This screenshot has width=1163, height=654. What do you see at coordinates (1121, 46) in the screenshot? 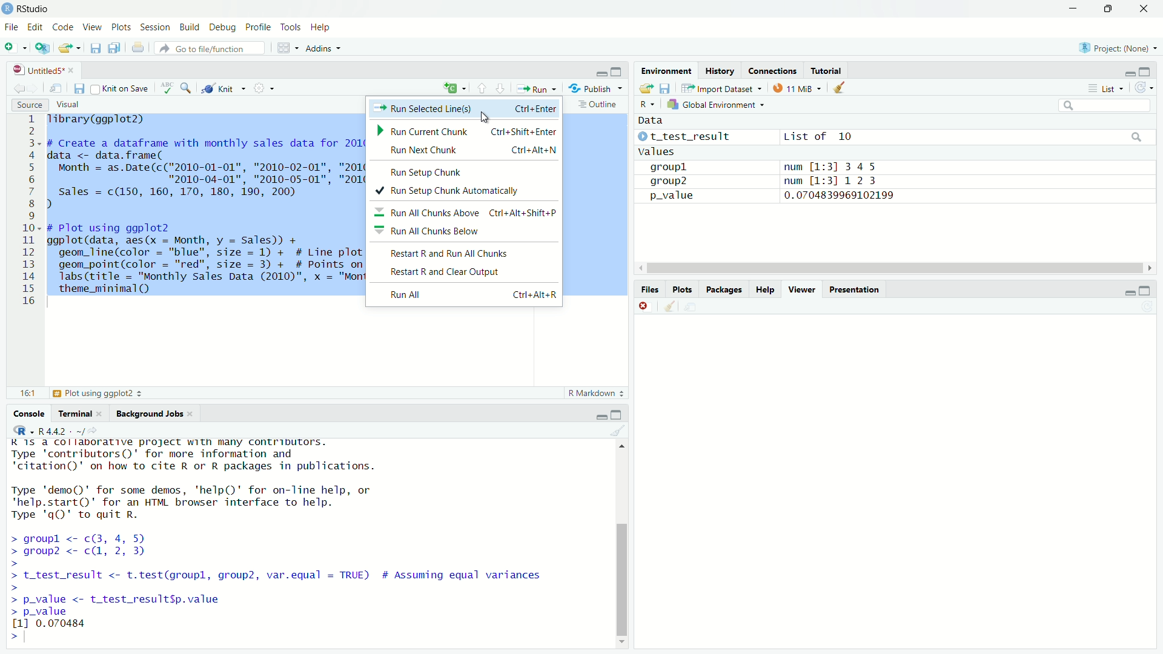
I see `Project: (None) ` at bounding box center [1121, 46].